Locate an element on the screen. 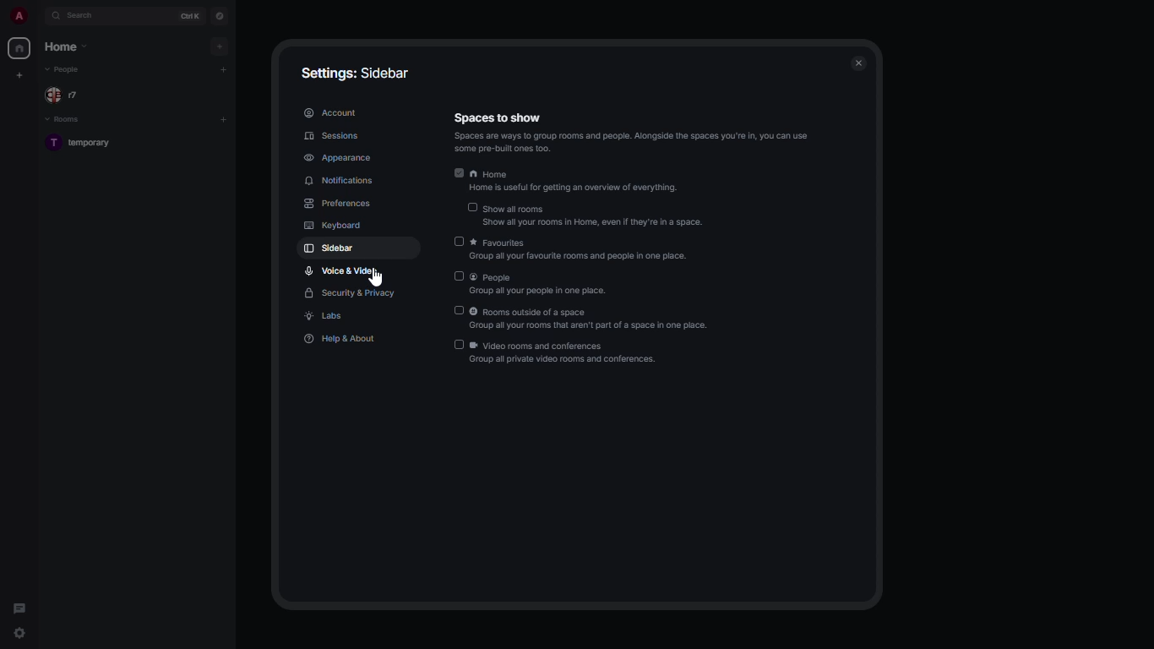 The height and width of the screenshot is (649, 1154). close is located at coordinates (859, 63).